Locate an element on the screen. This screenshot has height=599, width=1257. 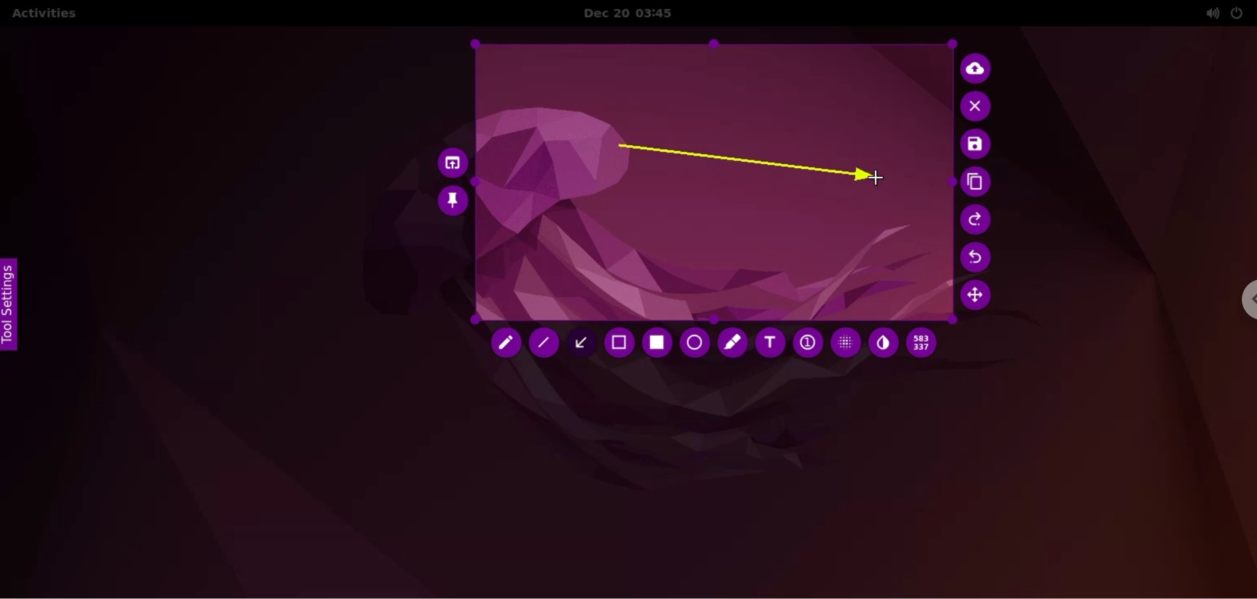
choose app to open screenshot is located at coordinates (449, 160).